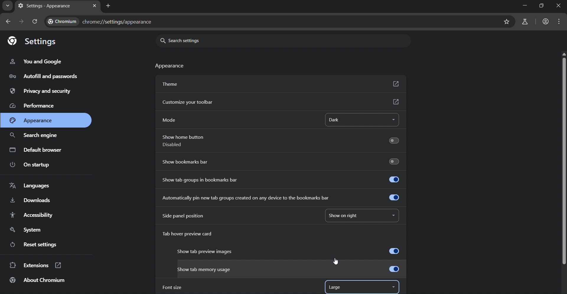  I want to click on show bookmarks bar, so click(282, 161).